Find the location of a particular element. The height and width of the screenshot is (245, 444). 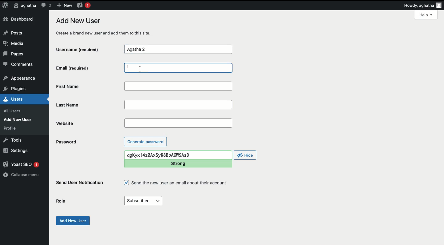

Send user notification  is located at coordinates (80, 184).